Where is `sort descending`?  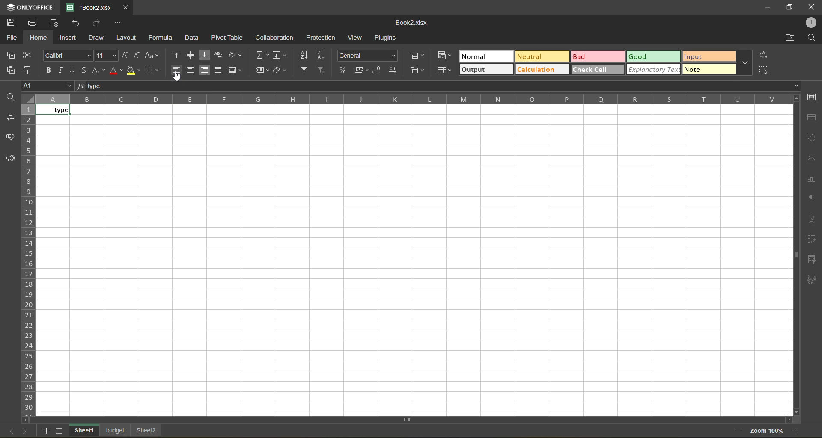
sort descending is located at coordinates (323, 56).